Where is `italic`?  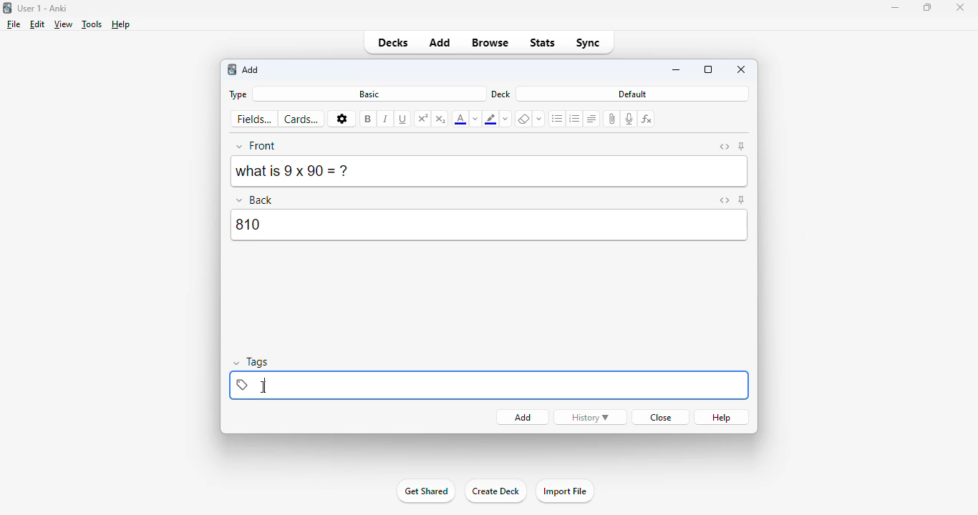 italic is located at coordinates (386, 119).